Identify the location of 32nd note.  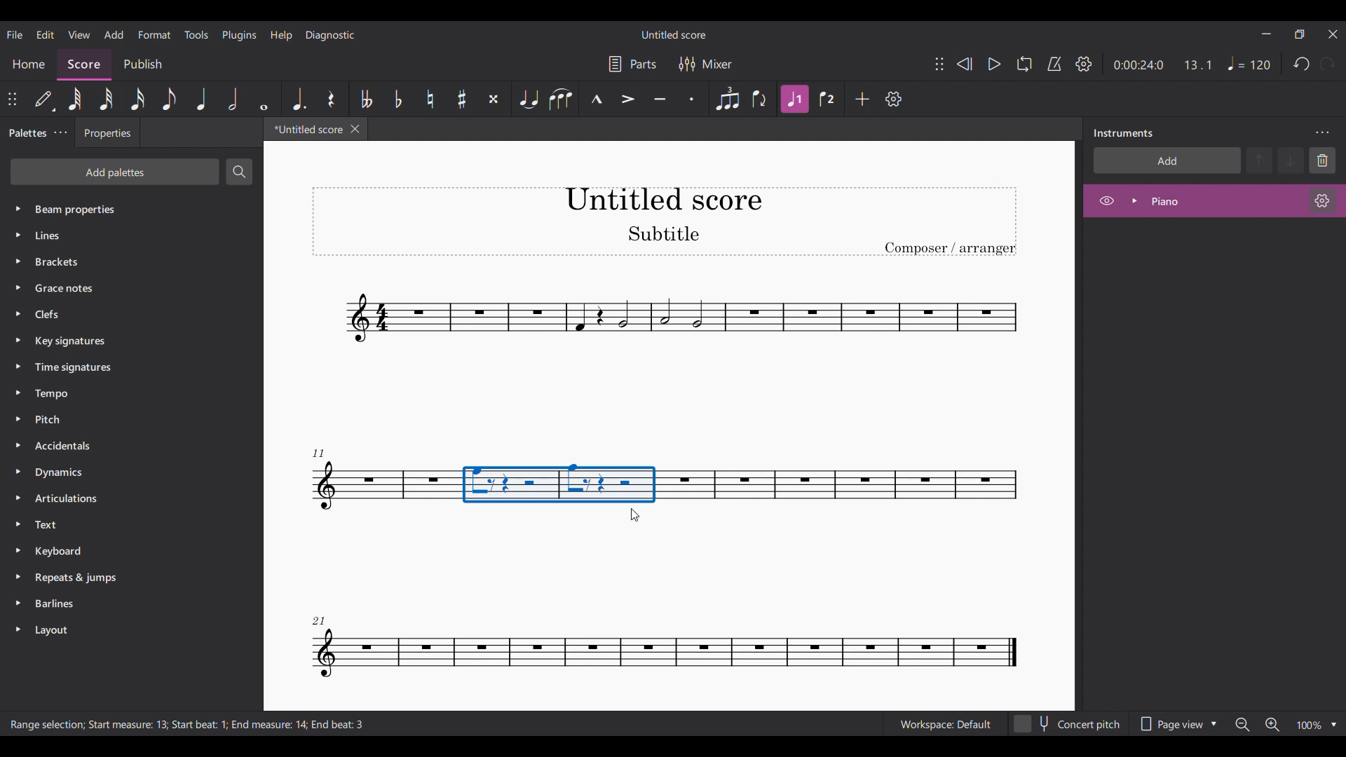
(106, 99).